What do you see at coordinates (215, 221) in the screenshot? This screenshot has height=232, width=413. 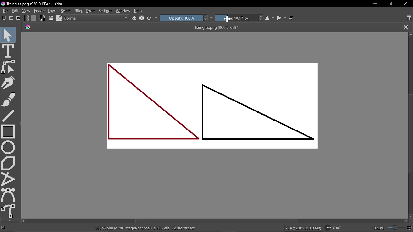 I see `Horizontal scrollbar` at bounding box center [215, 221].